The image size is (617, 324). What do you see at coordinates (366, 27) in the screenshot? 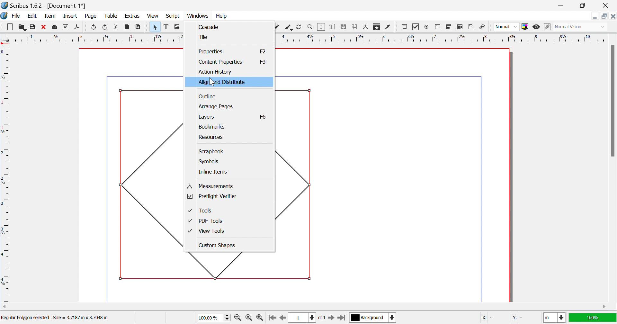
I see `Measurements` at bounding box center [366, 27].